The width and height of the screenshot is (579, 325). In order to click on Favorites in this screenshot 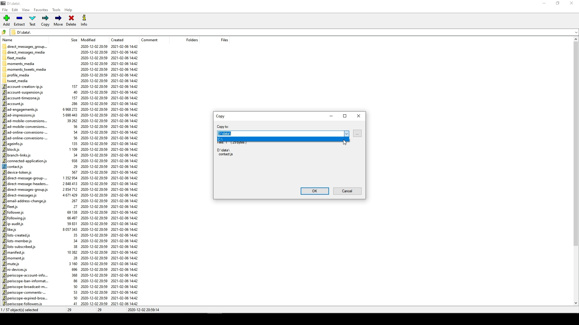, I will do `click(41, 11)`.